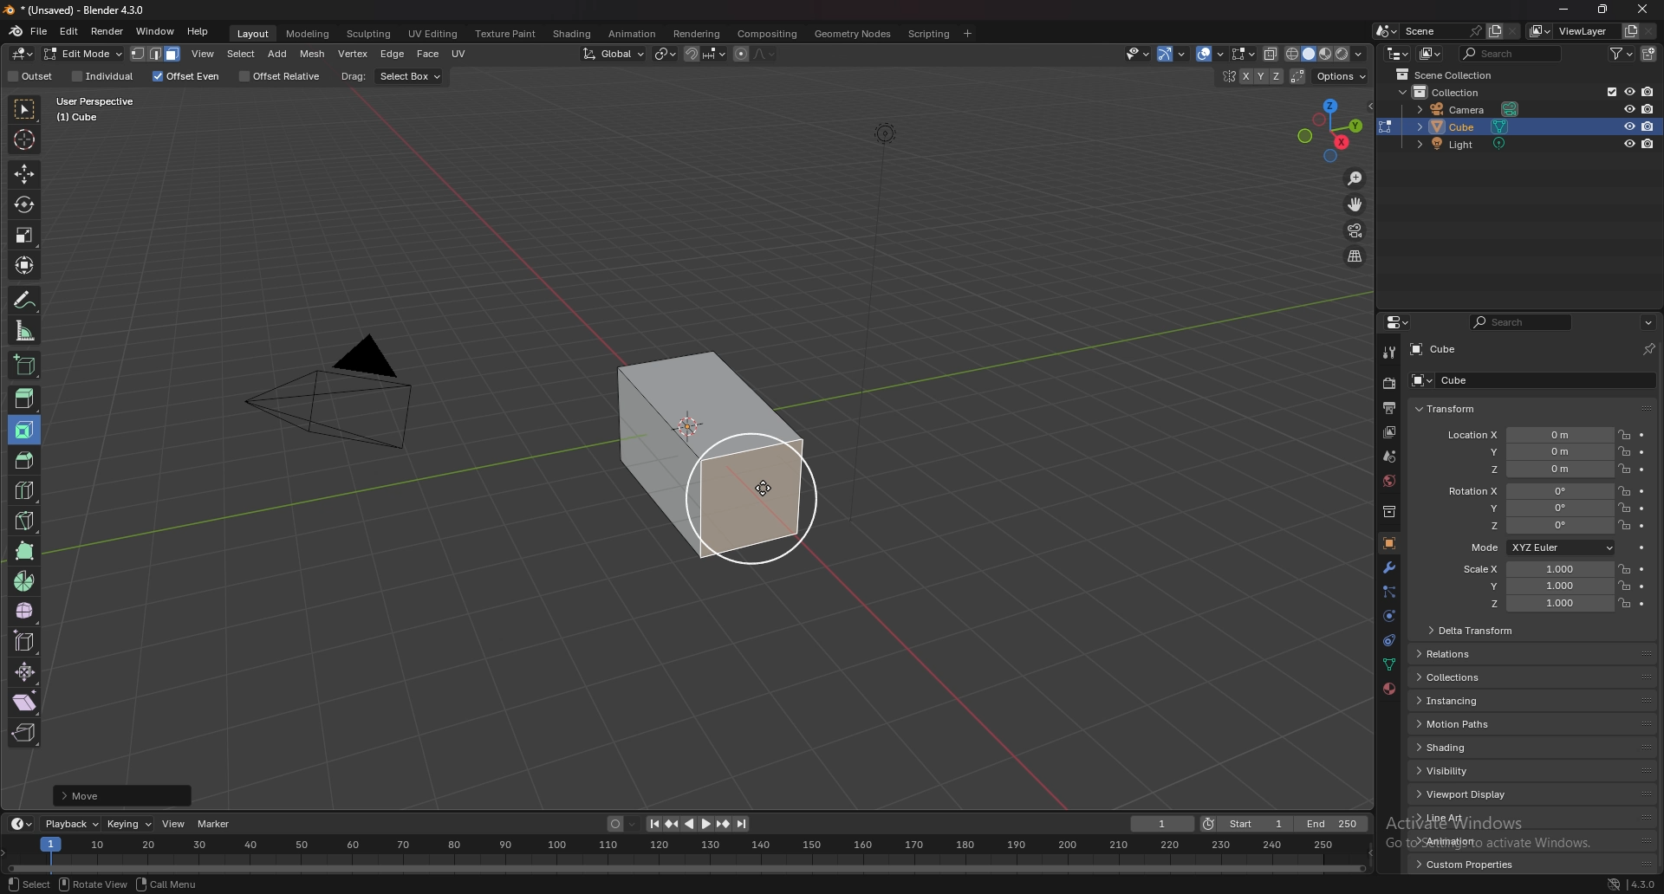 The width and height of the screenshot is (1664, 894). What do you see at coordinates (1446, 410) in the screenshot?
I see `transform` at bounding box center [1446, 410].